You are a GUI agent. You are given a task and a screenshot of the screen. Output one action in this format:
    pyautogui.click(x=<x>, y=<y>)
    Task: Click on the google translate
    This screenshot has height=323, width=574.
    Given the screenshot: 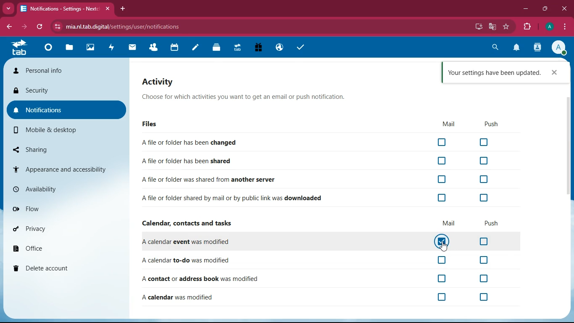 What is the action you would take?
    pyautogui.click(x=493, y=26)
    